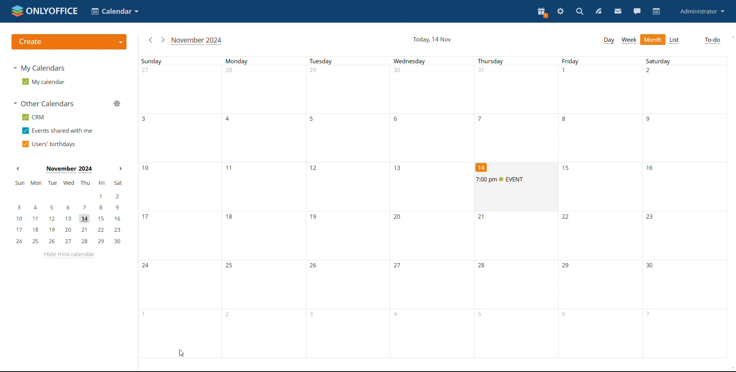 This screenshot has width=736, height=372. Describe the element at coordinates (58, 131) in the screenshot. I see `events shared with me` at that location.